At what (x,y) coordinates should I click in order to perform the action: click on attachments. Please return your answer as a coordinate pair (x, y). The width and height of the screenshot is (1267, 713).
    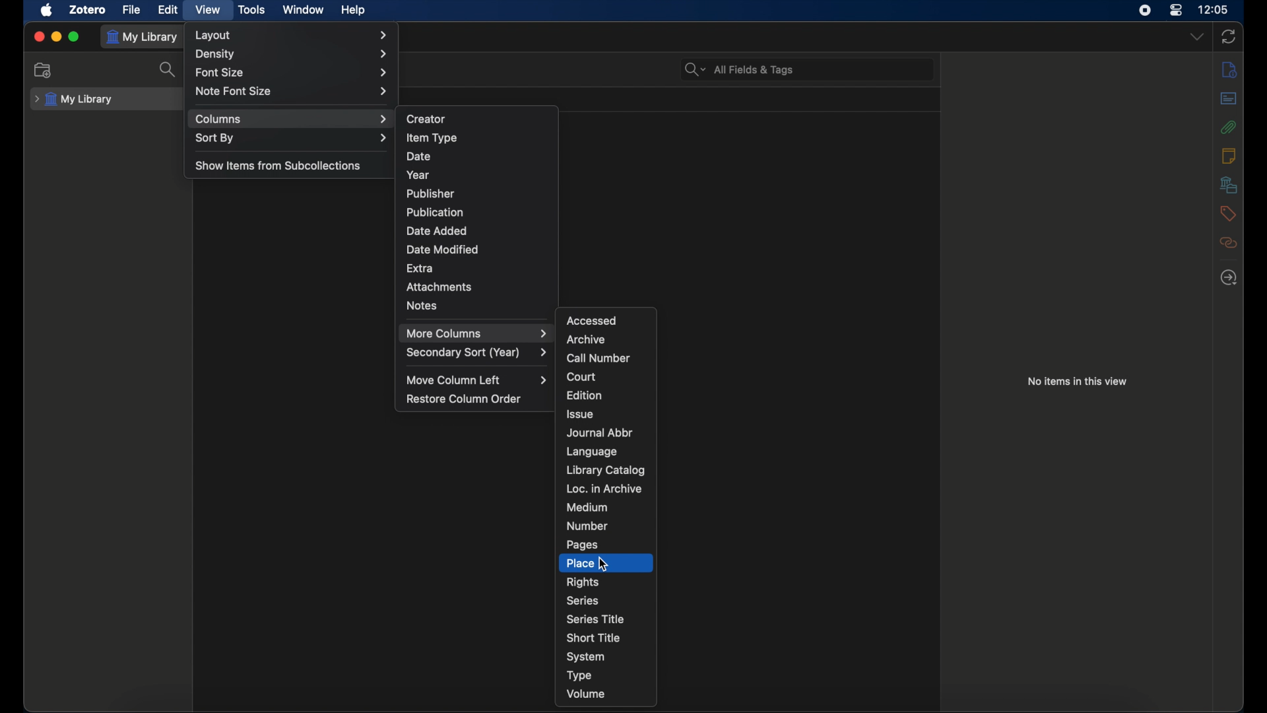
    Looking at the image, I should click on (438, 287).